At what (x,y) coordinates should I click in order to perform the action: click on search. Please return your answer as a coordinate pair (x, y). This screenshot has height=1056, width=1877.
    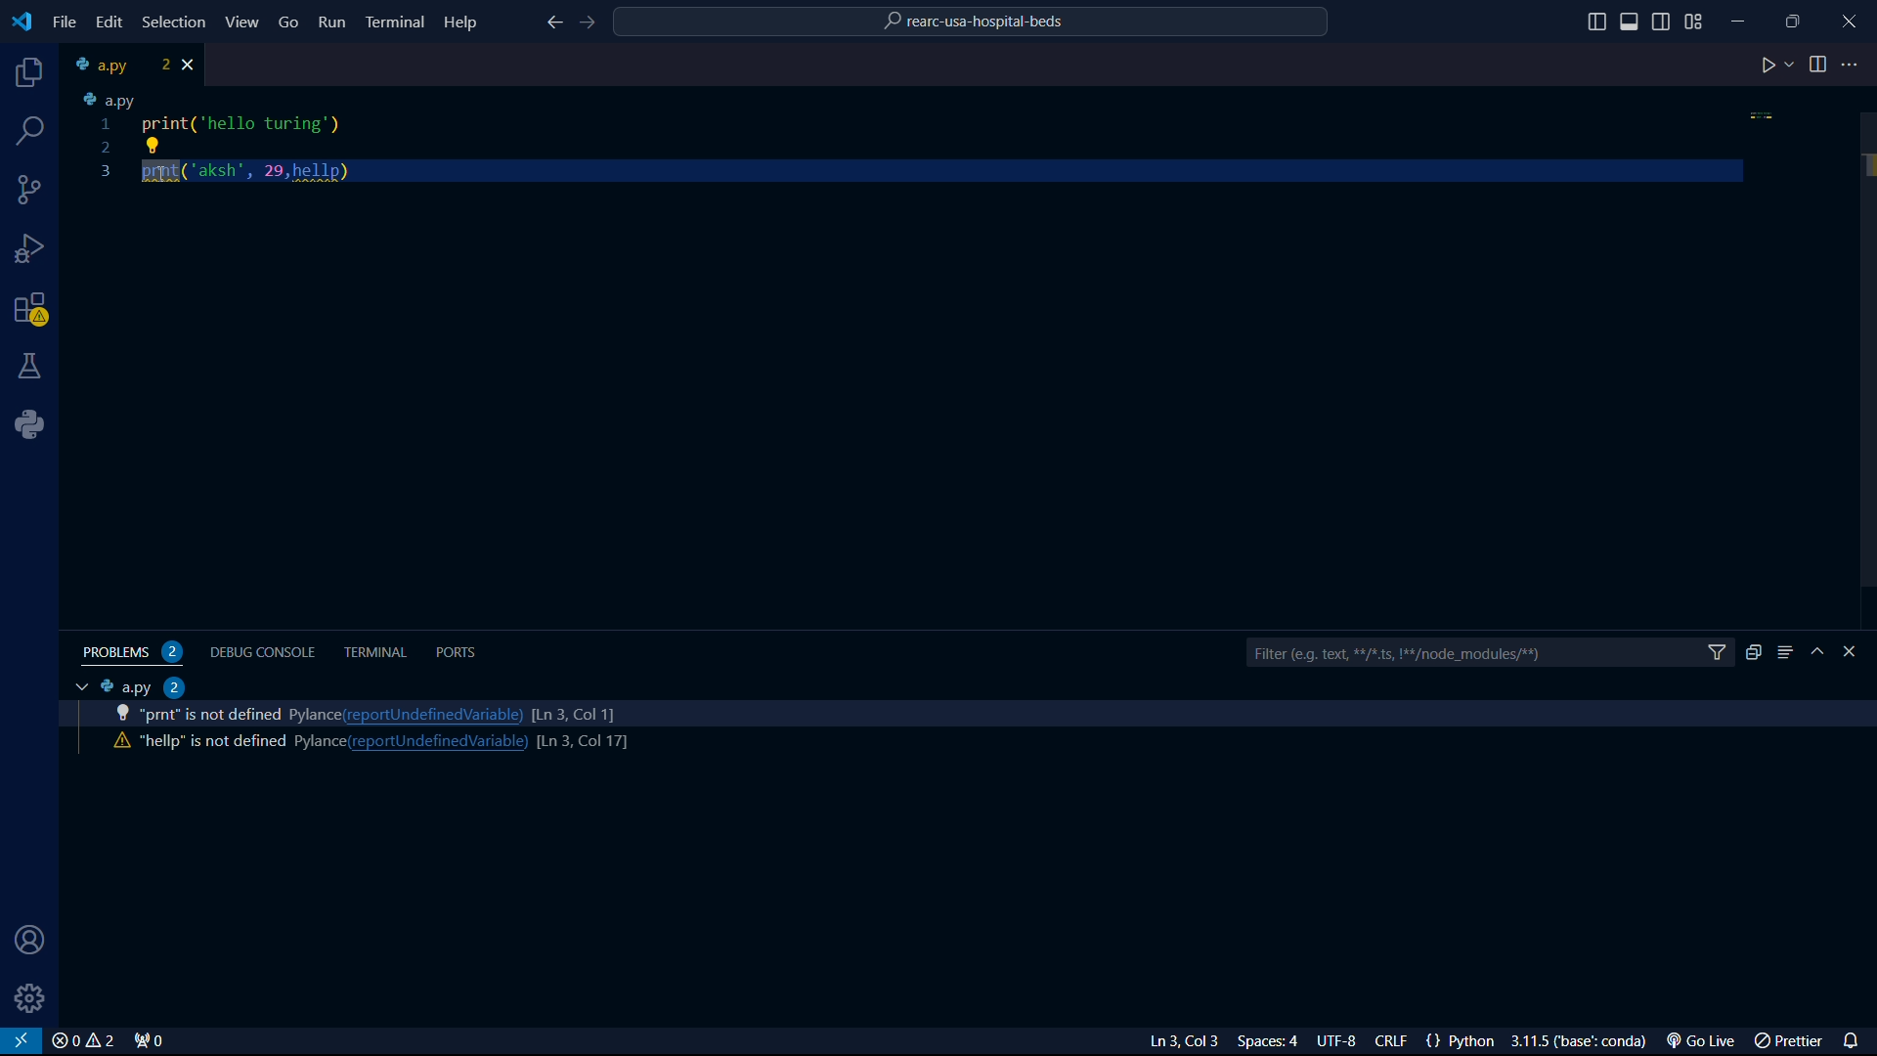
    Looking at the image, I should click on (32, 131).